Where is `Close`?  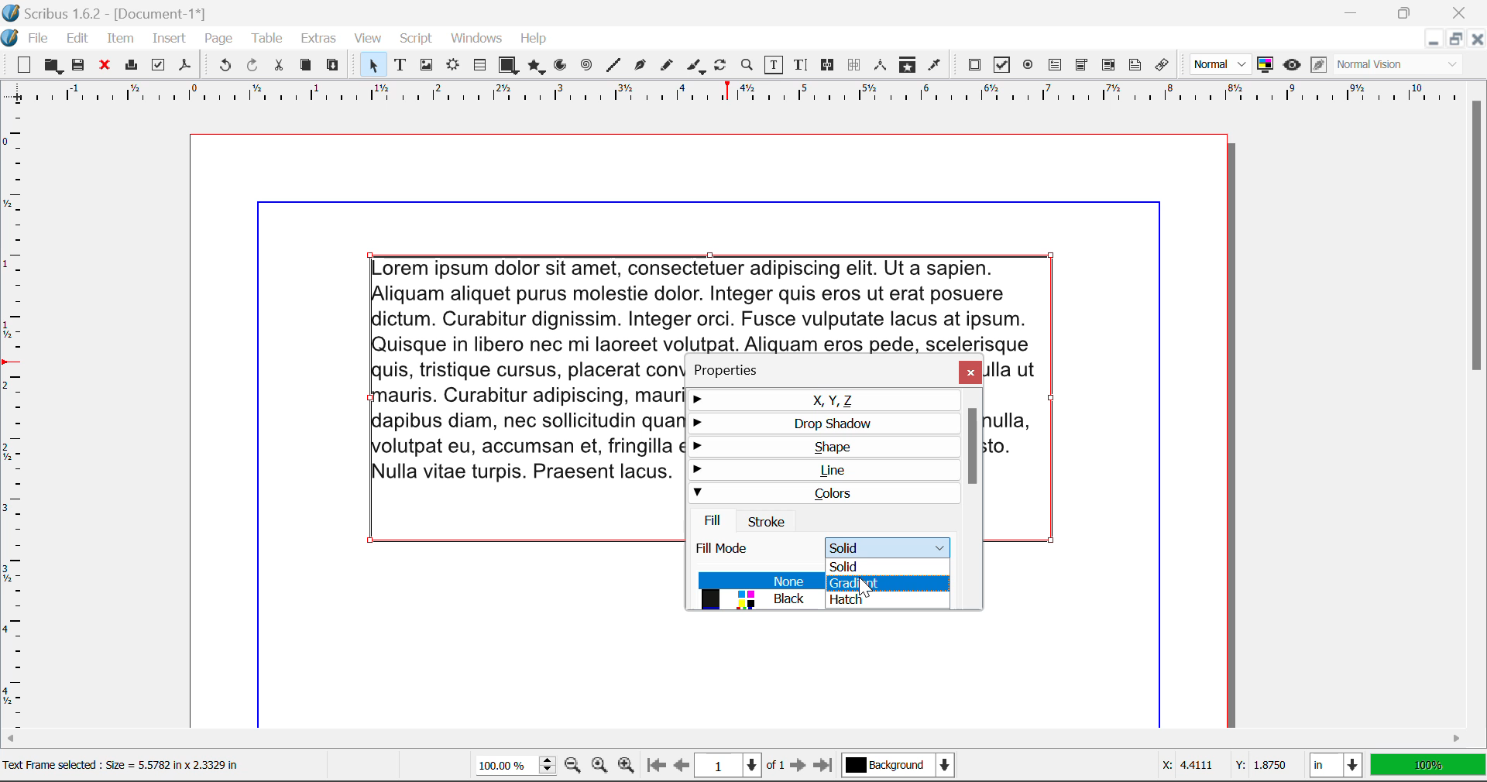
Close is located at coordinates (970, 372).